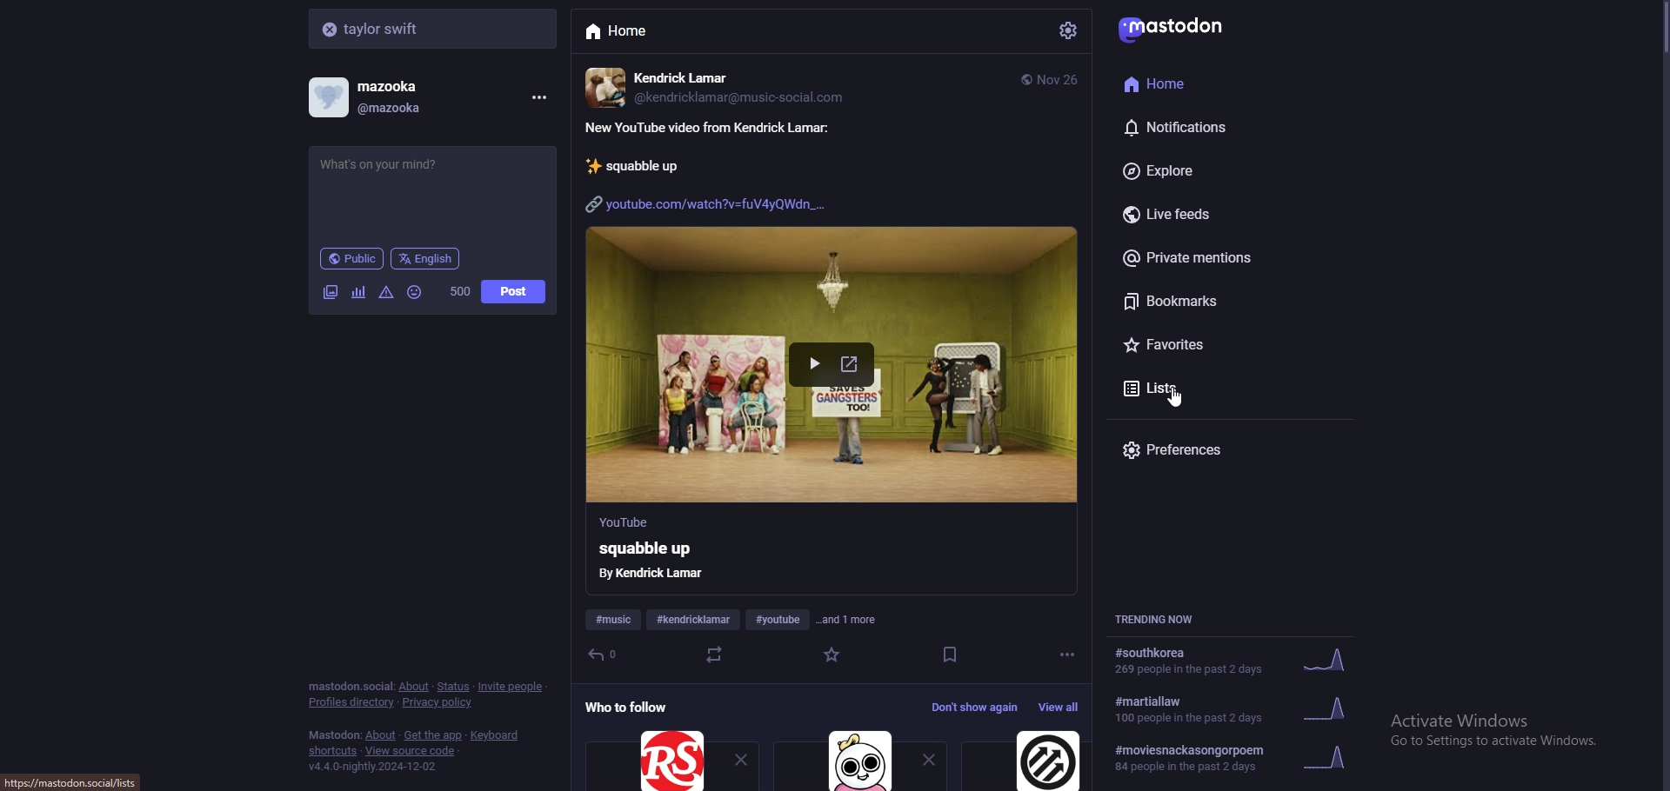  What do you see at coordinates (631, 30) in the screenshot?
I see `home` at bounding box center [631, 30].